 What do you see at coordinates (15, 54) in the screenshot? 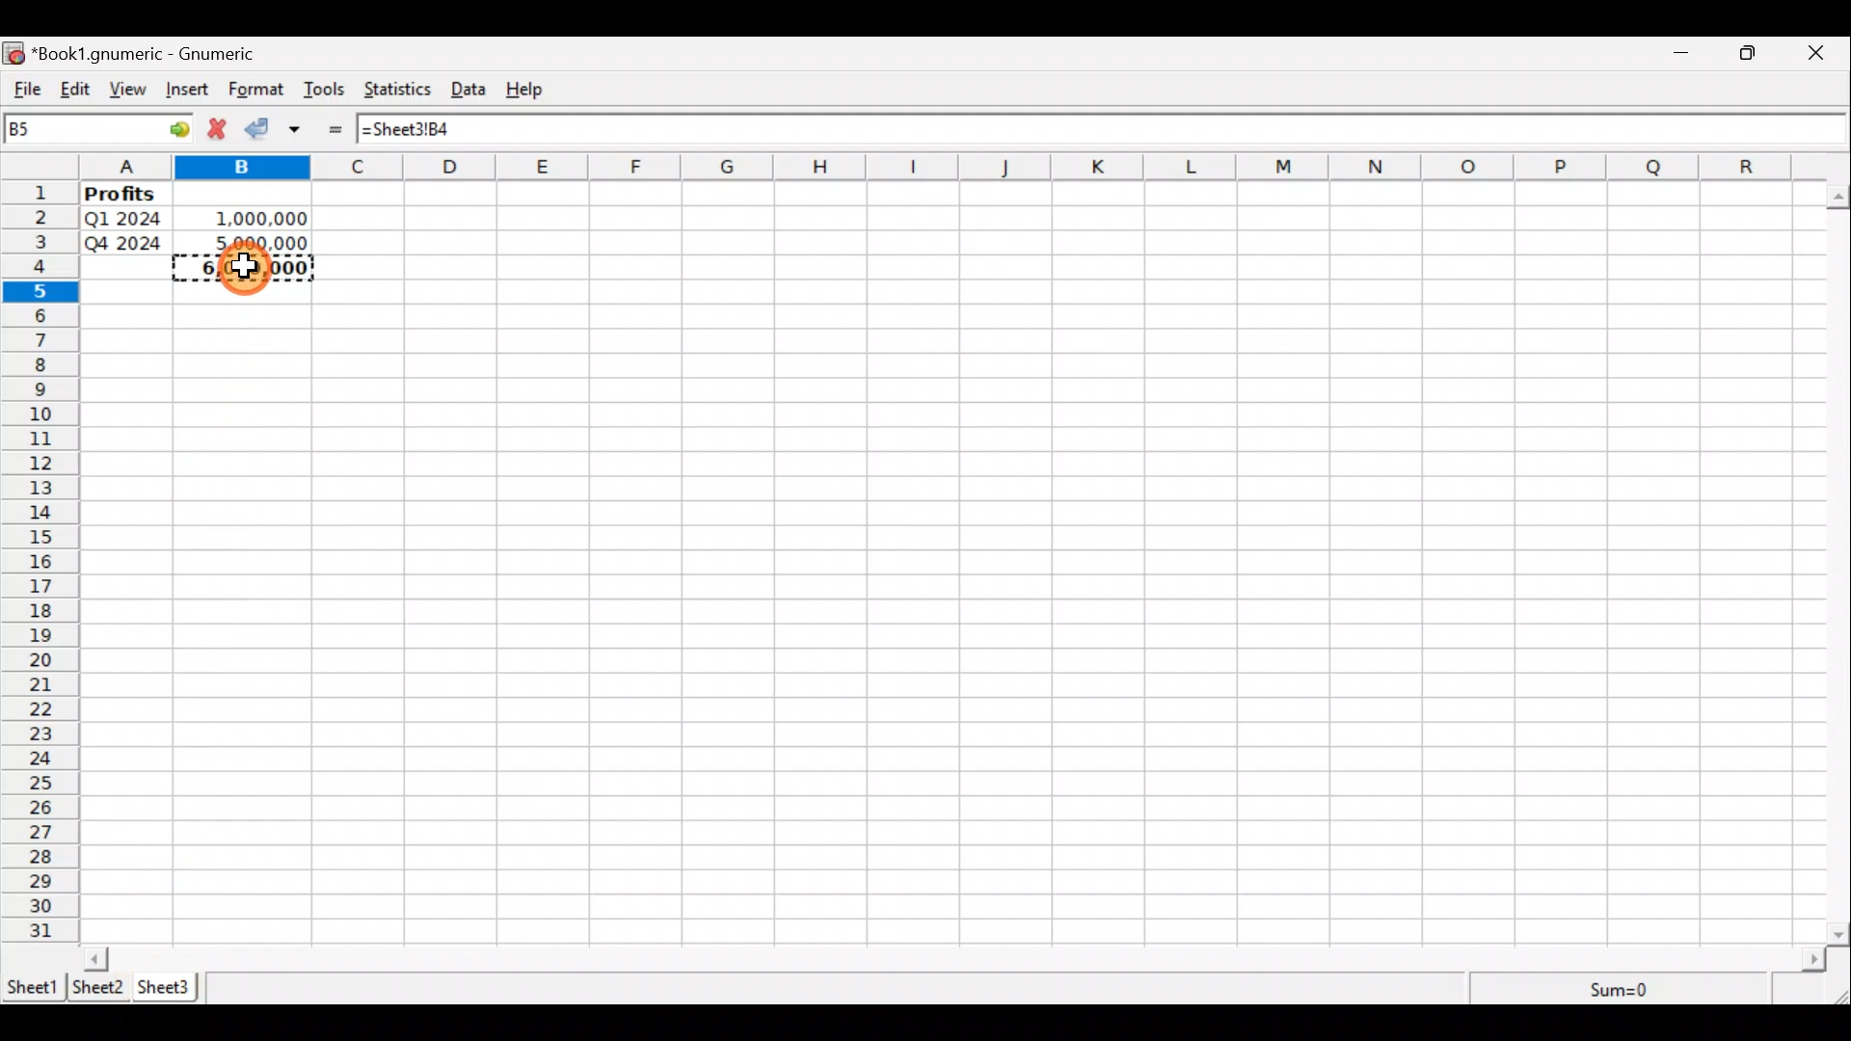
I see `icon` at bounding box center [15, 54].